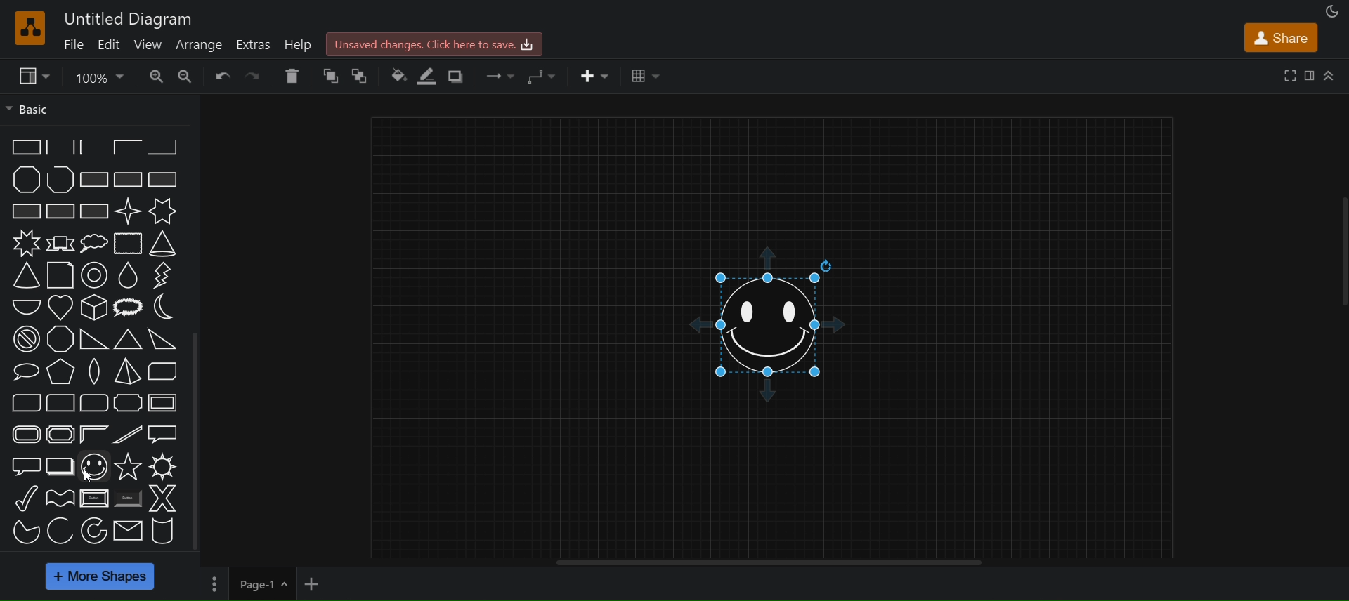 The width and height of the screenshot is (1349, 601). What do you see at coordinates (429, 75) in the screenshot?
I see `line color` at bounding box center [429, 75].